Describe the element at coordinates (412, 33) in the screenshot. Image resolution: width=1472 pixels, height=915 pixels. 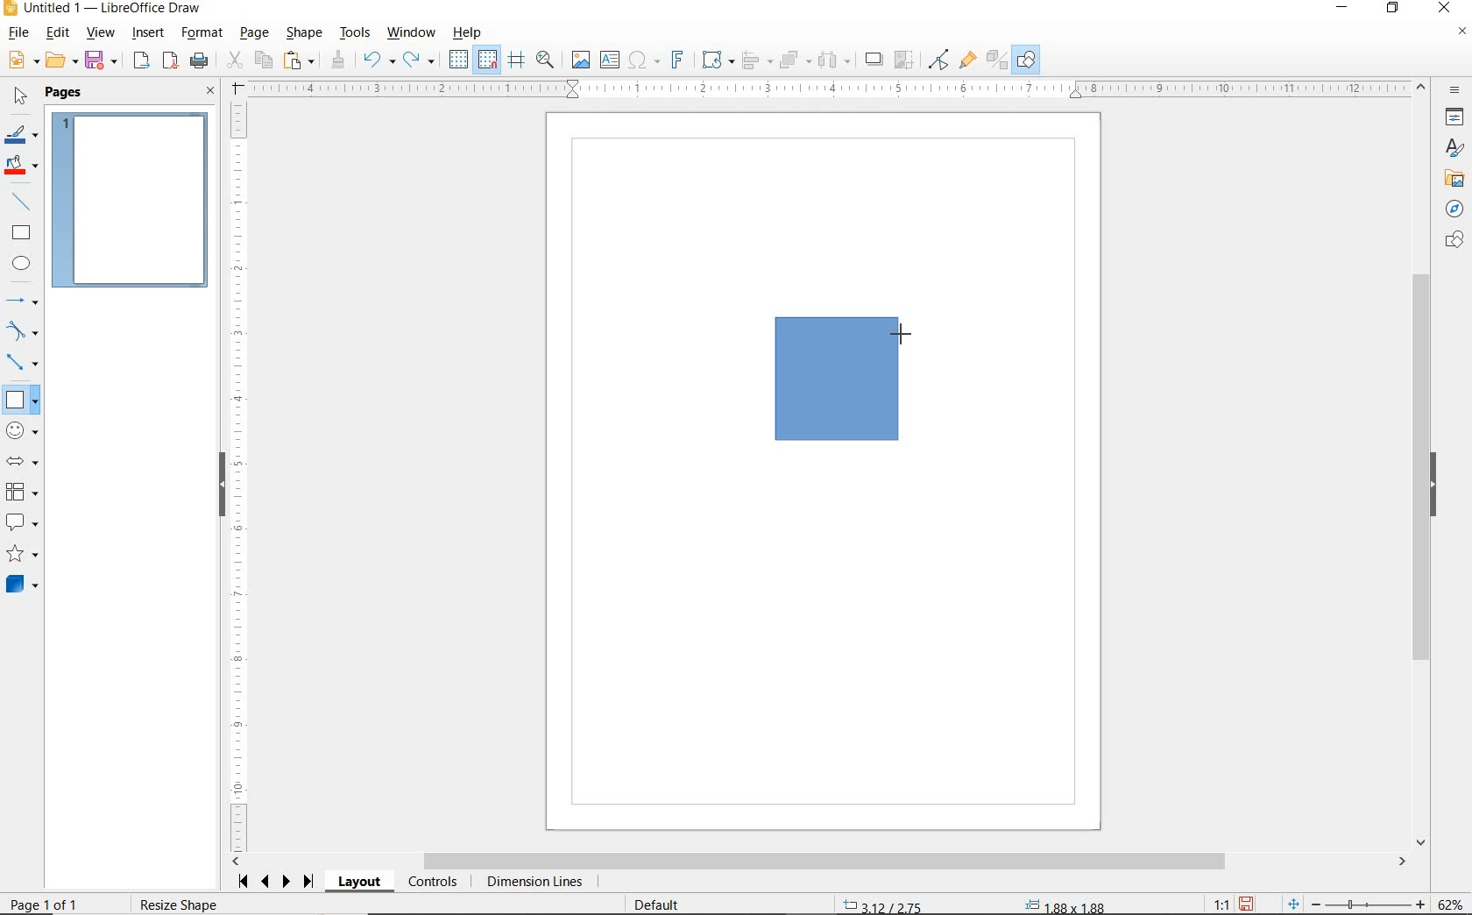
I see `WINDOW` at that location.